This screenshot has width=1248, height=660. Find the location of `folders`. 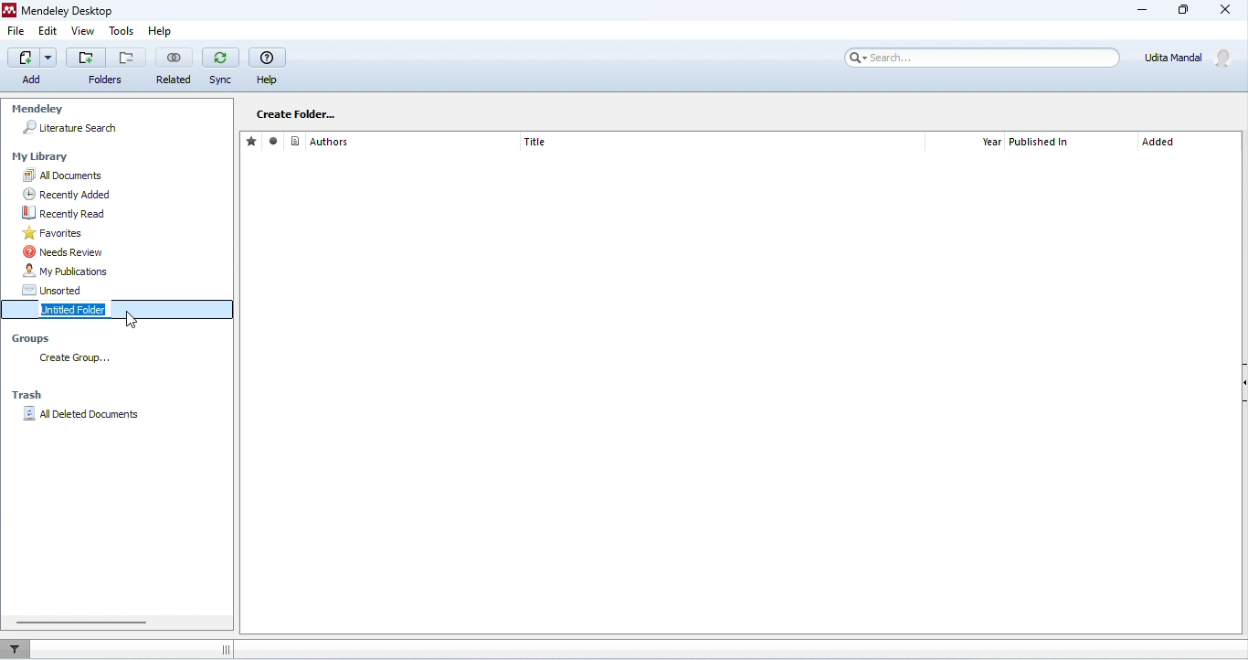

folders is located at coordinates (105, 80).